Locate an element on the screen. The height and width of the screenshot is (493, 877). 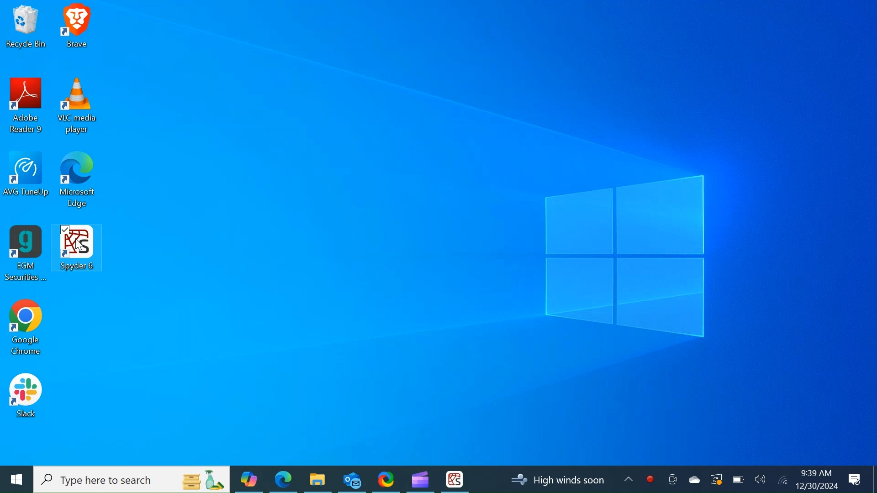
Microsoft Edge Desktop Icon is located at coordinates (79, 184).